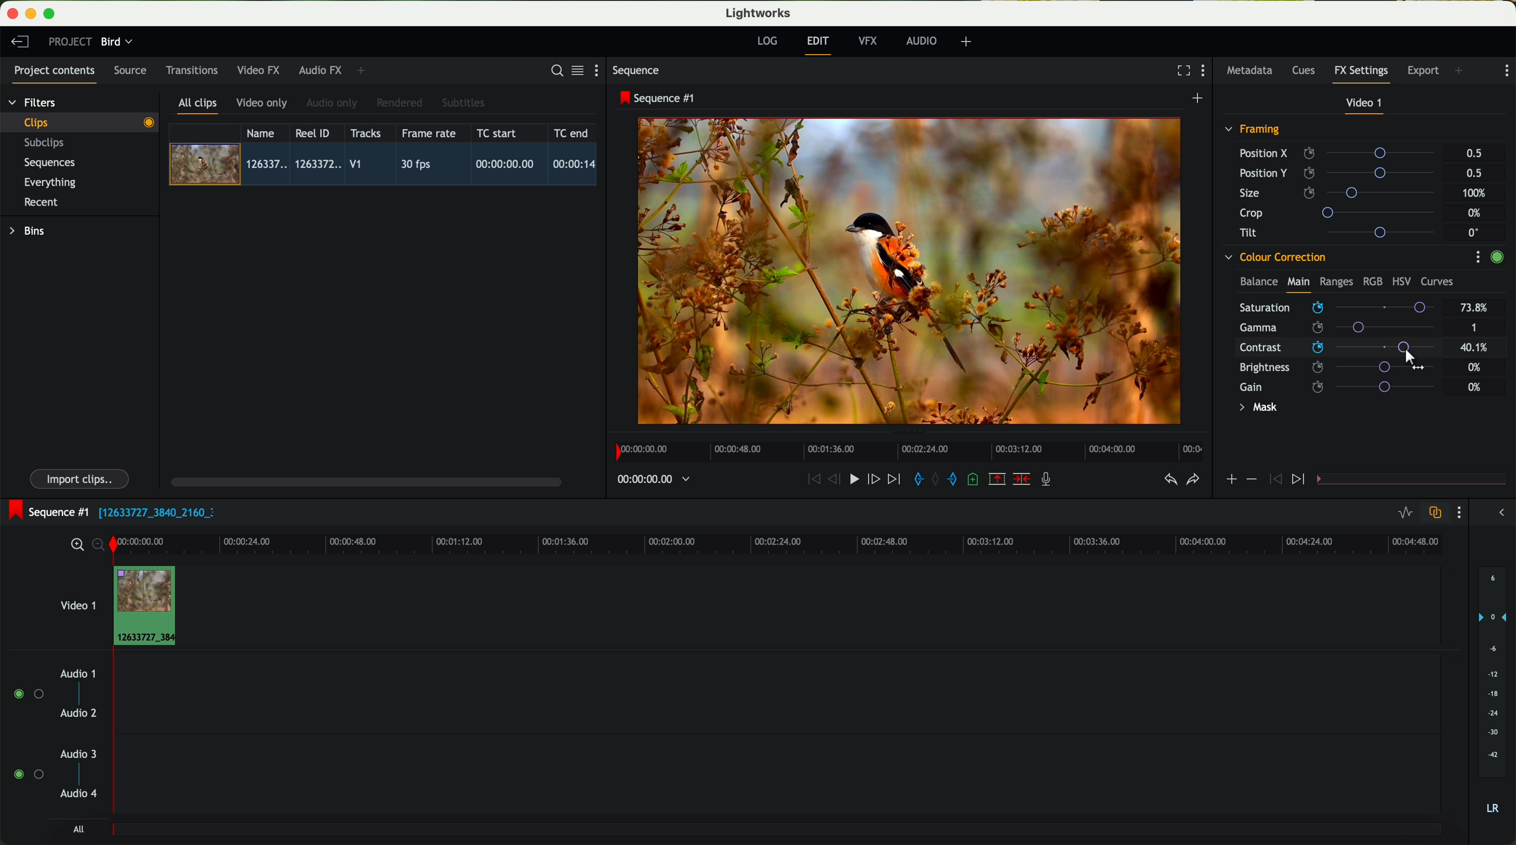  Describe the element at coordinates (1274, 257) in the screenshot. I see `colour correction` at that location.